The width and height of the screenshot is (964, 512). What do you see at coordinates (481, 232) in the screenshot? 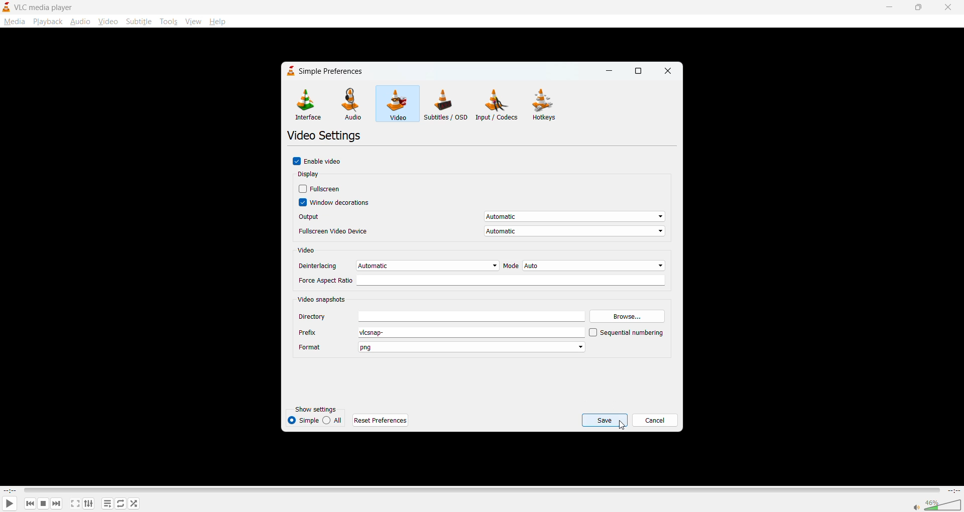
I see `fullscreen video device` at bounding box center [481, 232].